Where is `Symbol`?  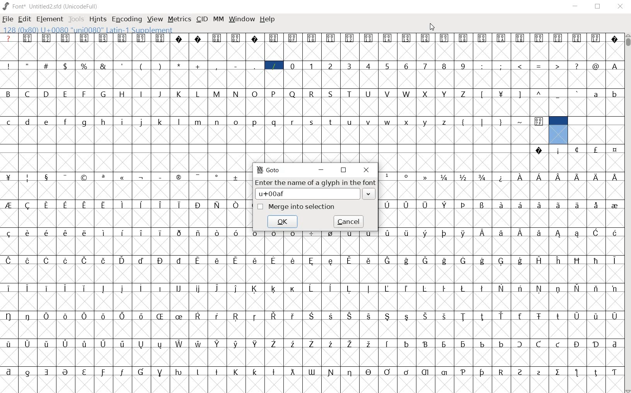 Symbol is located at coordinates (162, 316).